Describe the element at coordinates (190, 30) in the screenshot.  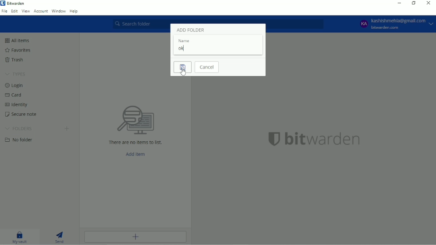
I see `Add Folder` at that location.